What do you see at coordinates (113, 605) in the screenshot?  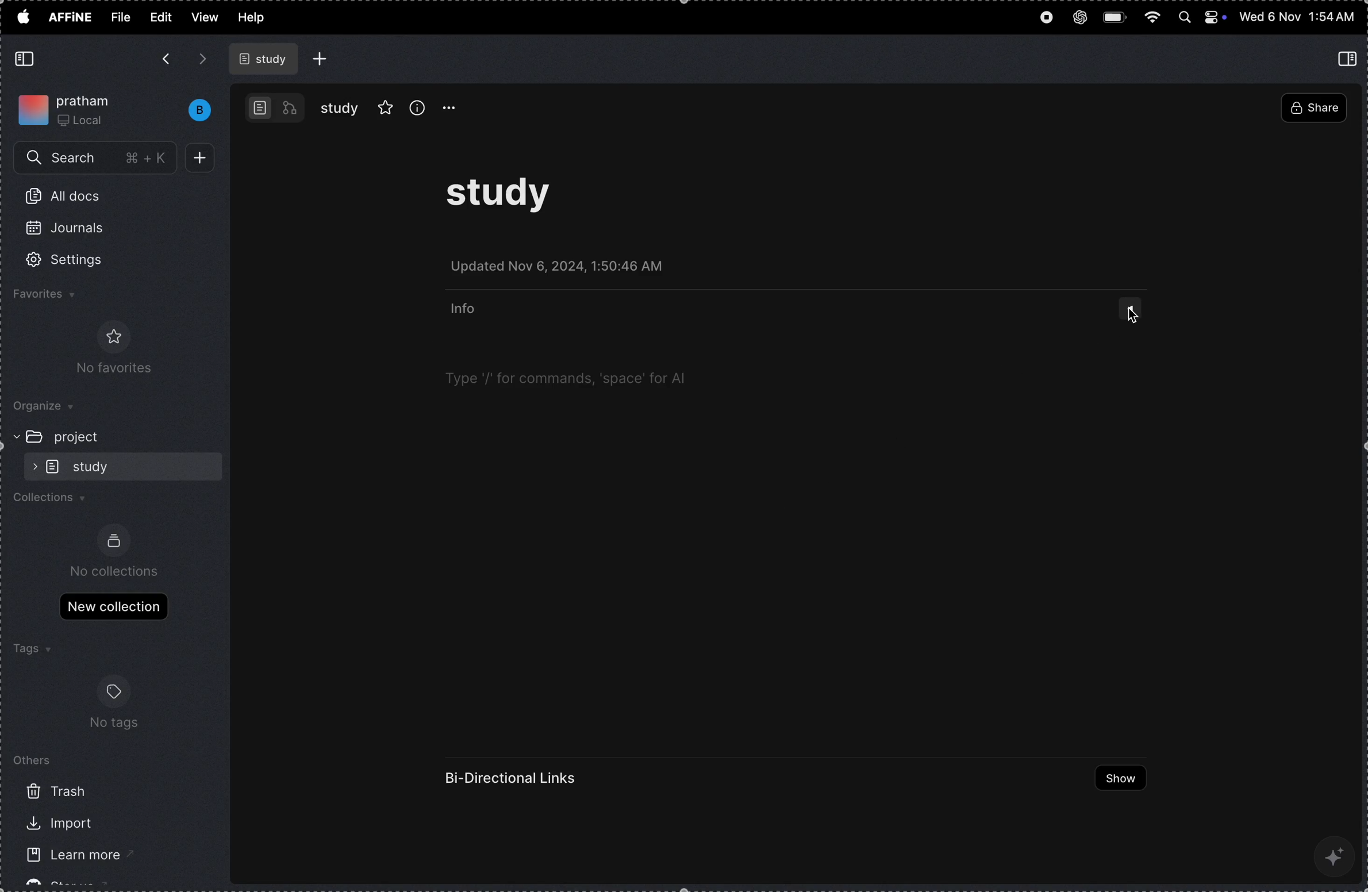 I see `new collections` at bounding box center [113, 605].